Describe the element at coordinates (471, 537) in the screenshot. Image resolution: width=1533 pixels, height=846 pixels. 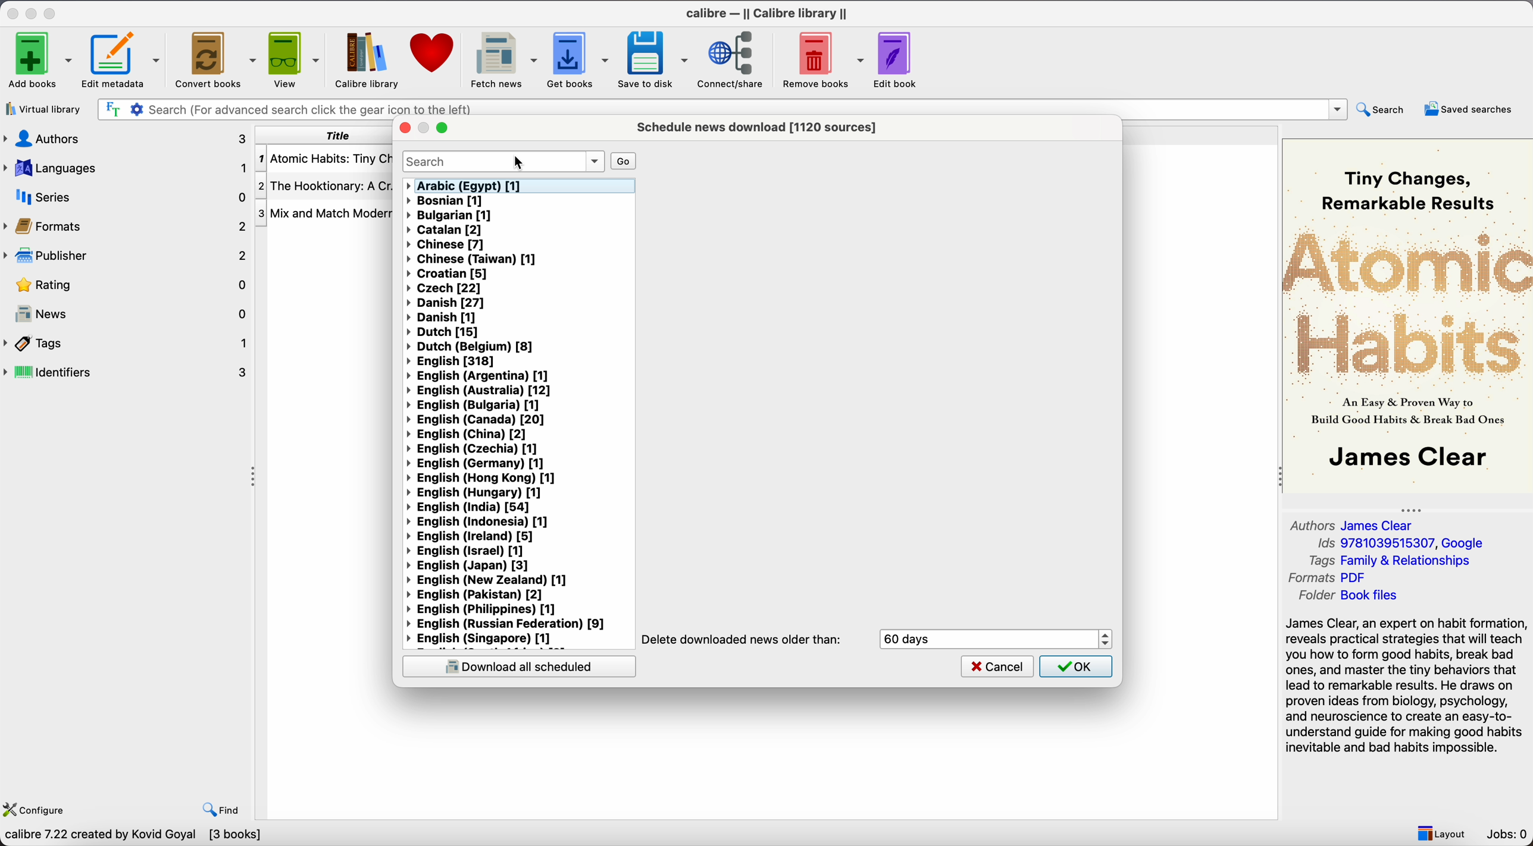
I see `English (Ireland) [5]` at that location.